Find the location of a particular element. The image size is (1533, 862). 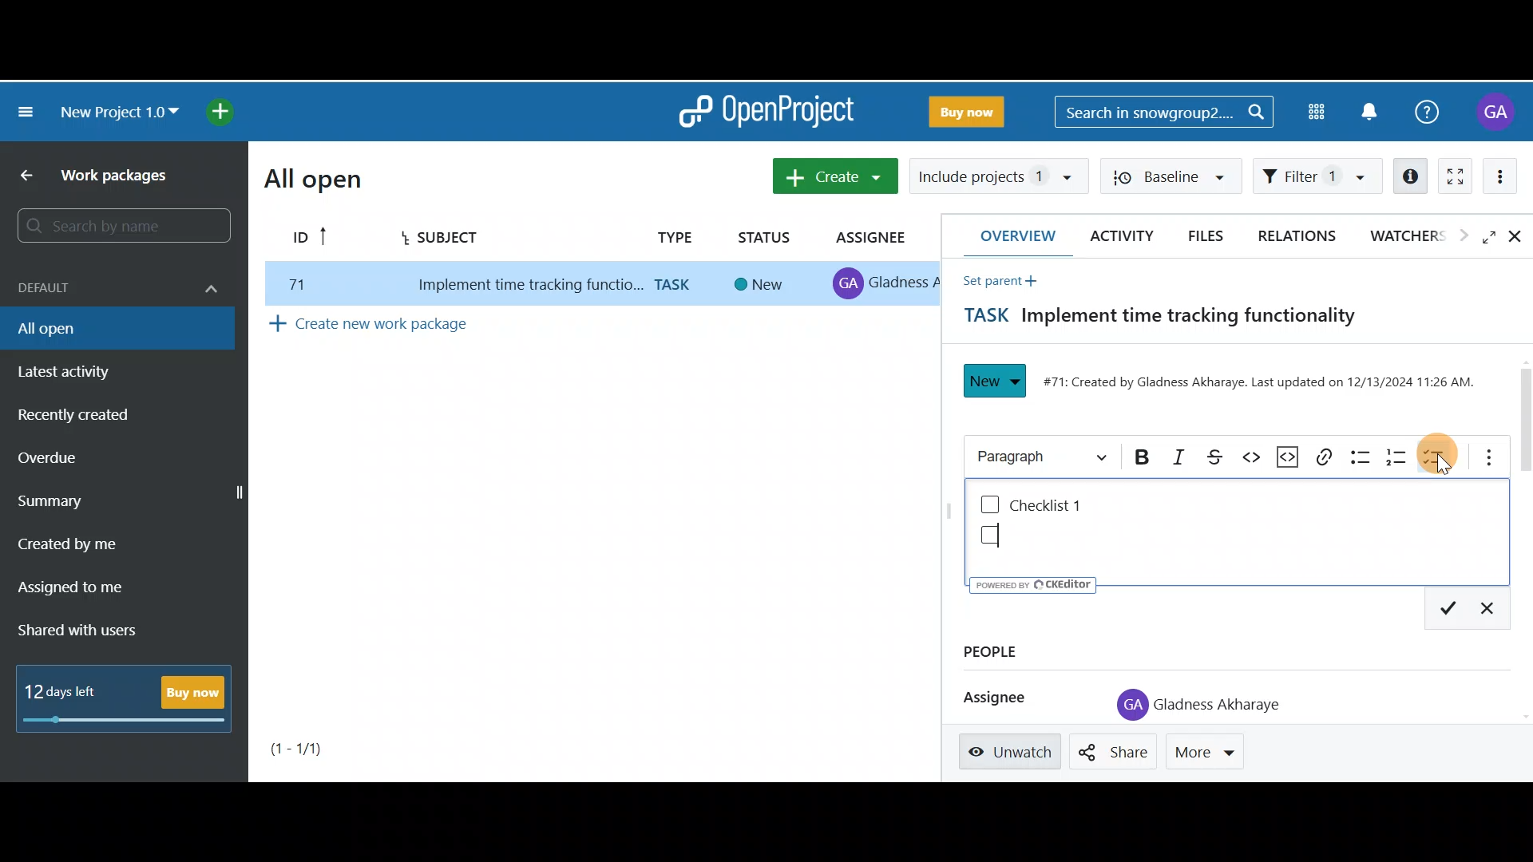

Overdue is located at coordinates (67, 457).